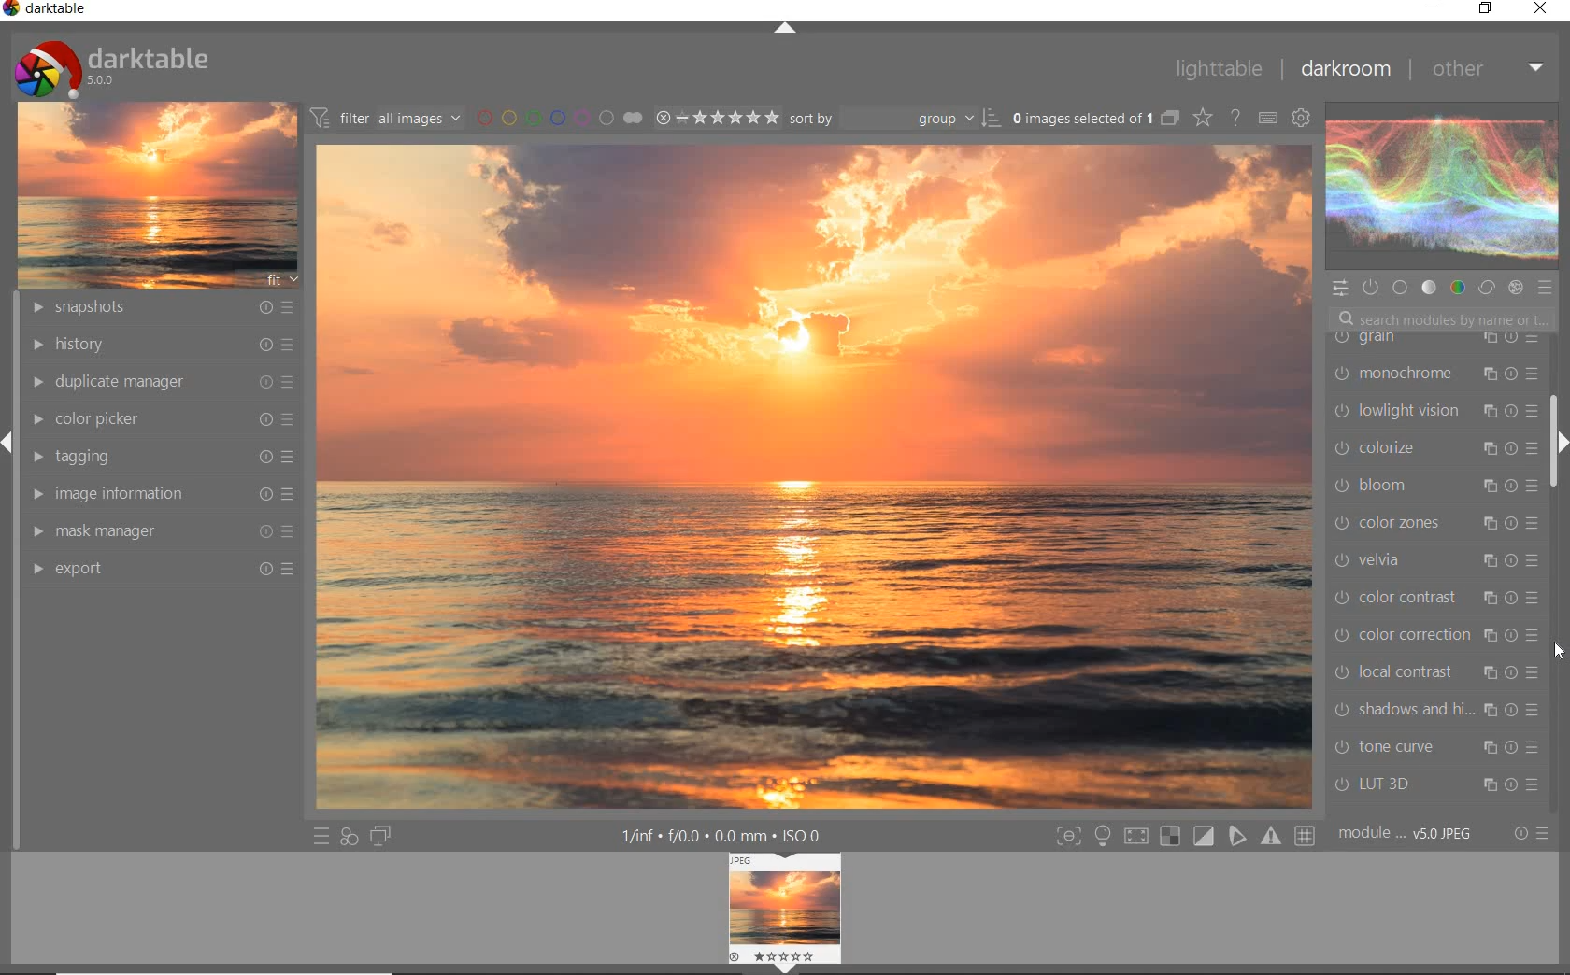 This screenshot has height=975, width=1570. Describe the element at coordinates (785, 914) in the screenshot. I see `IMAGE PREVIEW` at that location.